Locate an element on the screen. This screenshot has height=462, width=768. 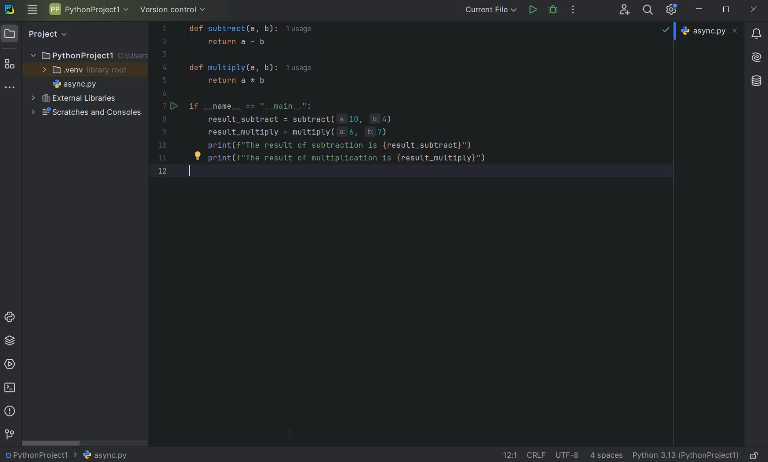
python packages is located at coordinates (11, 341).